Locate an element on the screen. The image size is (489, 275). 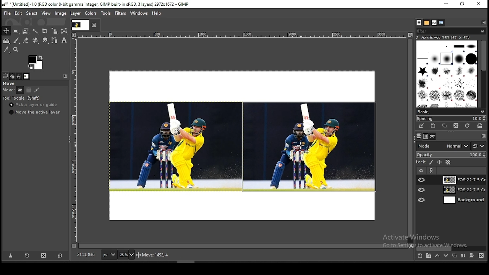
tools is located at coordinates (107, 13).